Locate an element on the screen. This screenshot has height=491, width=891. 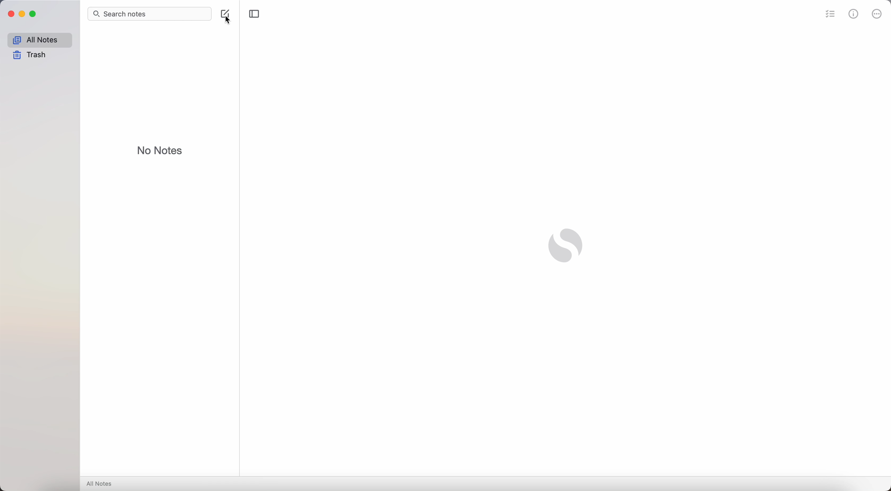
cursor is located at coordinates (229, 21).